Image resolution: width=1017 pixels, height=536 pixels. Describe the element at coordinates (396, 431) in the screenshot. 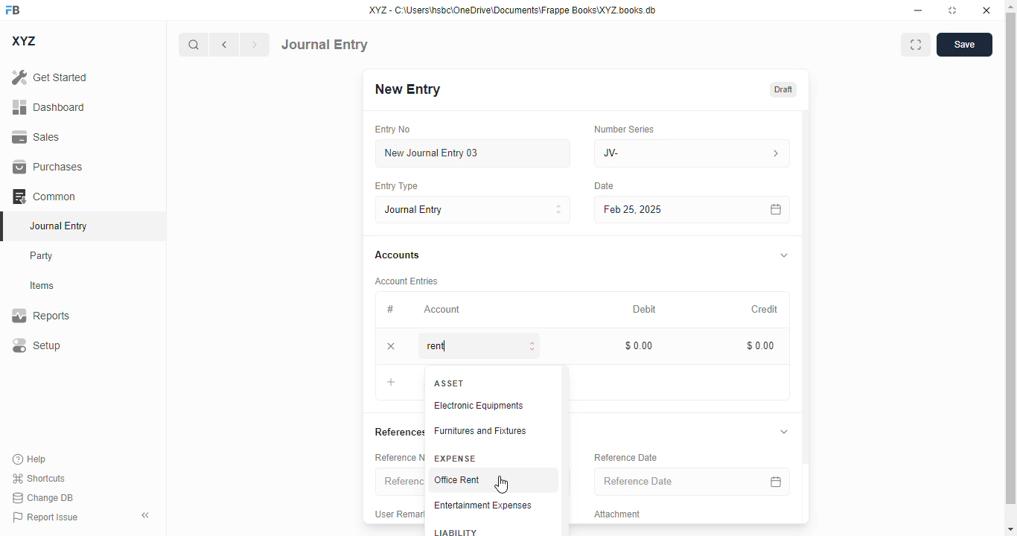

I see `references` at that location.